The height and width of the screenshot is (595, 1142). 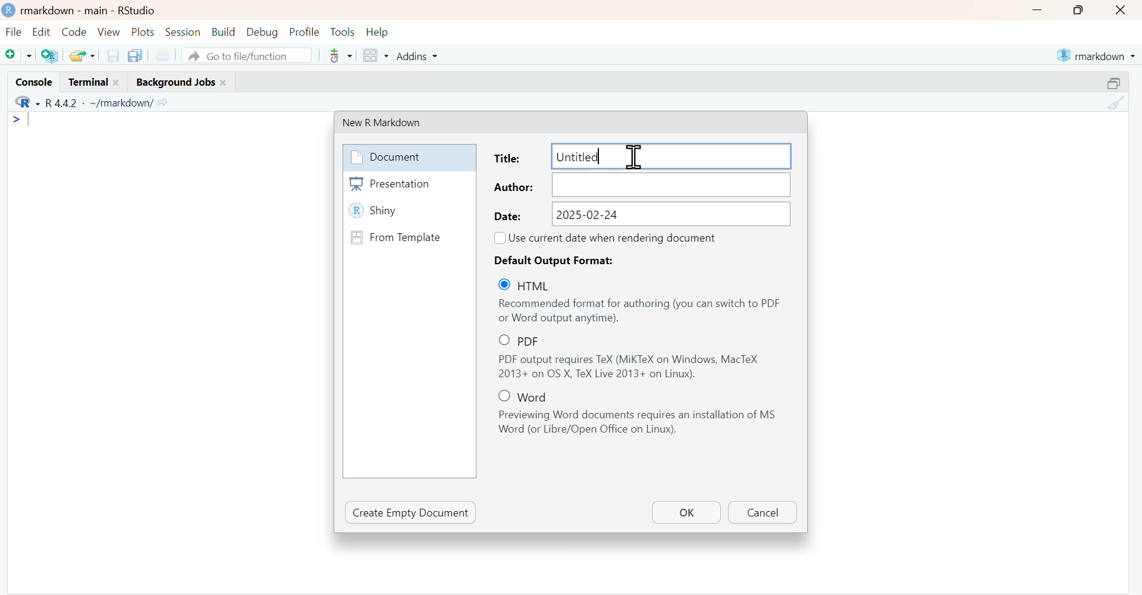 What do you see at coordinates (632, 155) in the screenshot?
I see `cursor` at bounding box center [632, 155].